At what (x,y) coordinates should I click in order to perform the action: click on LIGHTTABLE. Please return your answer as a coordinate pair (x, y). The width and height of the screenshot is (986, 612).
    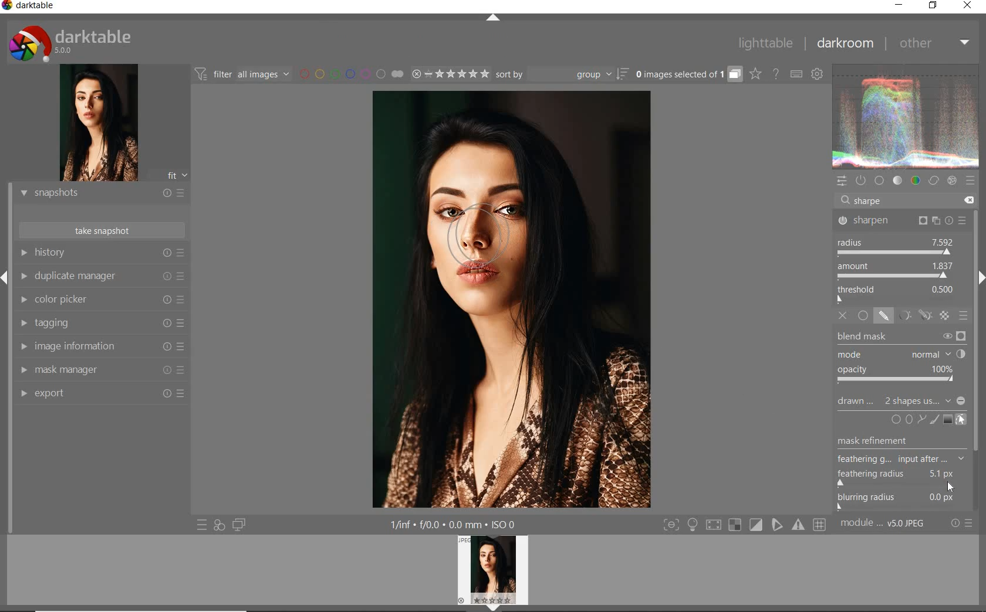
    Looking at the image, I should click on (764, 44).